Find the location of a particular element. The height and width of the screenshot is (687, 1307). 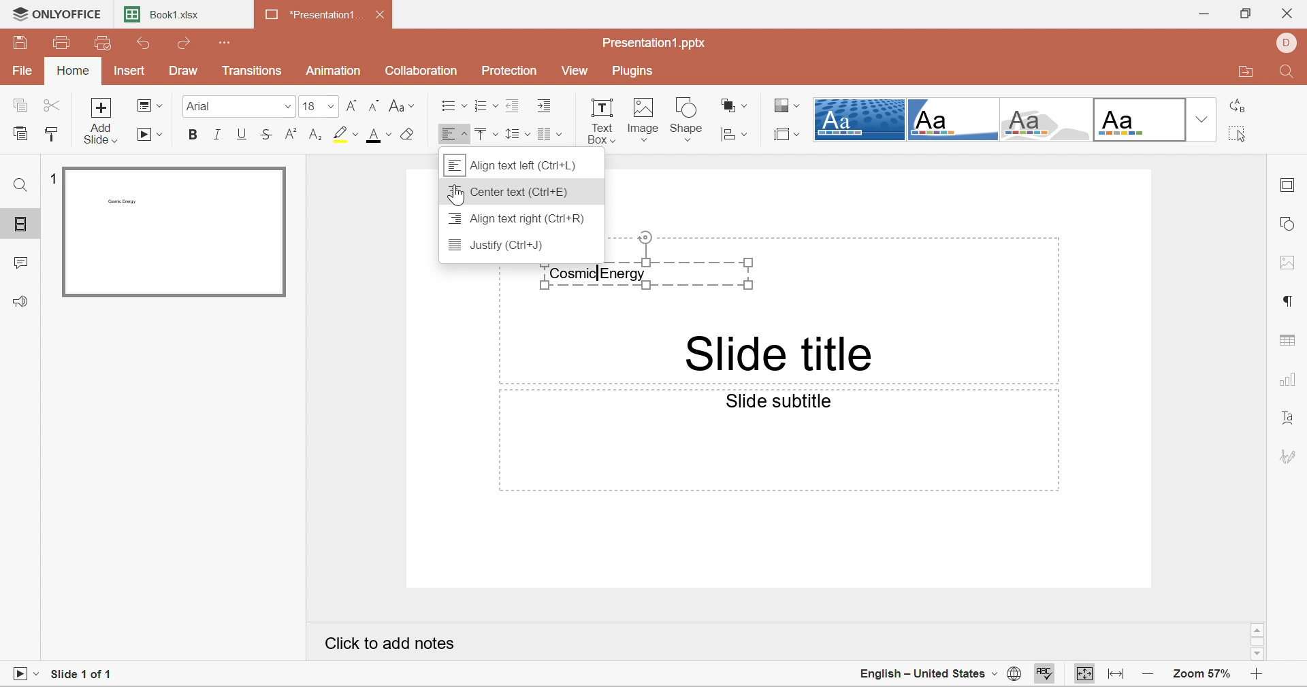

Strikethrough is located at coordinates (268, 137).